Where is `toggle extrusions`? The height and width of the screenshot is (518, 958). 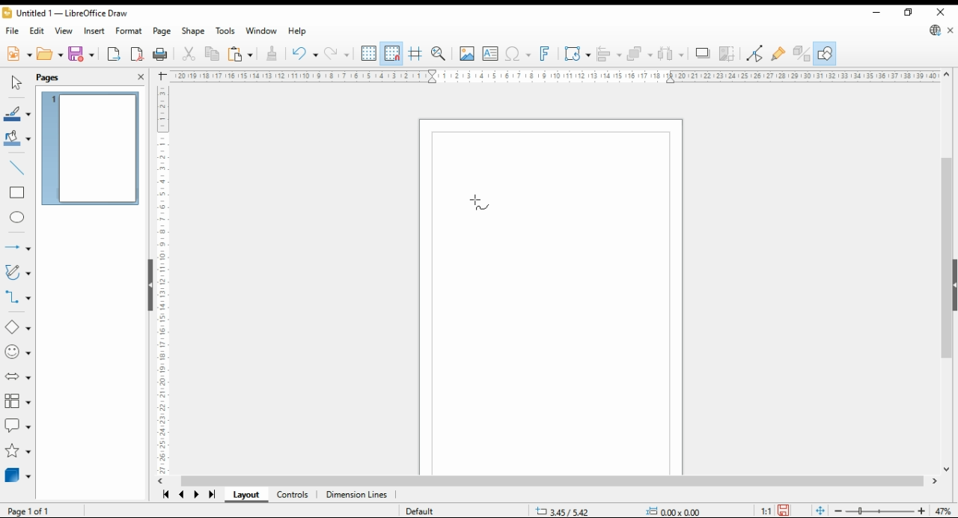 toggle extrusions is located at coordinates (801, 54).